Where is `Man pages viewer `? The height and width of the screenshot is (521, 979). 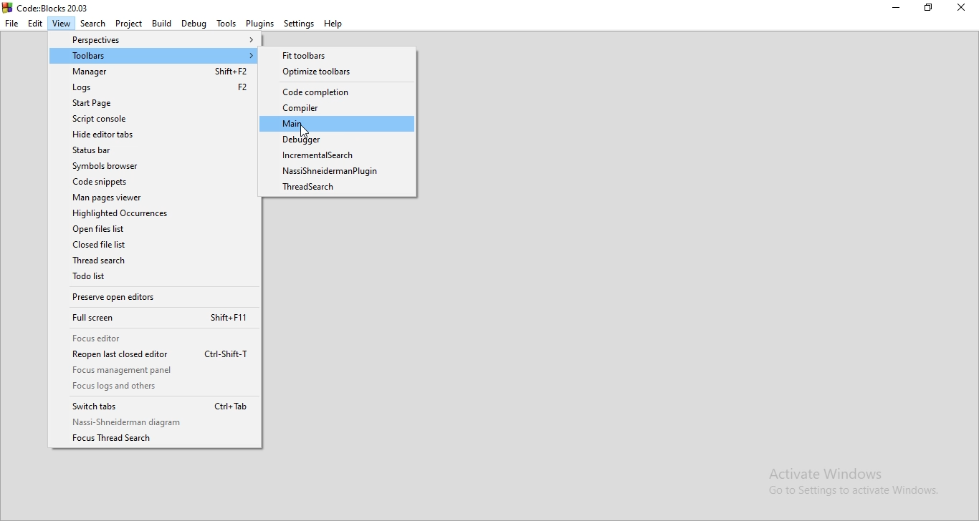
Man pages viewer  is located at coordinates (155, 198).